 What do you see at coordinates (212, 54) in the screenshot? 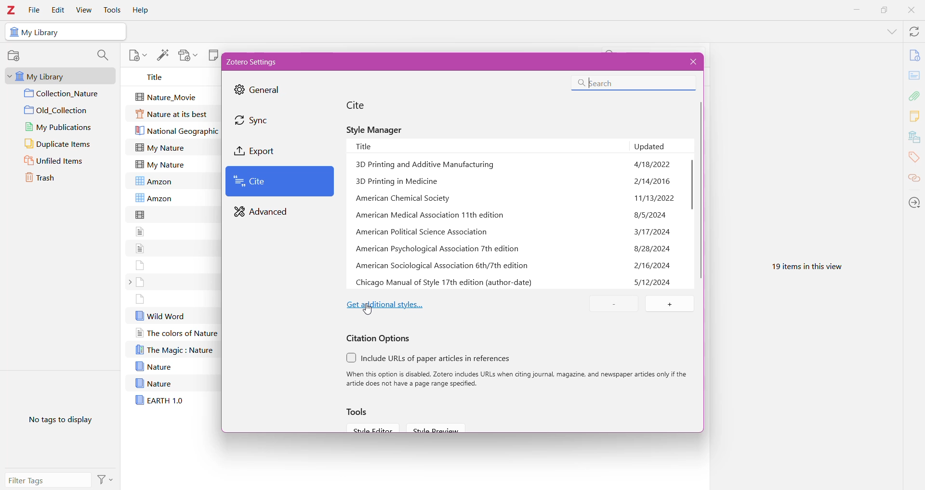
I see `New Note` at bounding box center [212, 54].